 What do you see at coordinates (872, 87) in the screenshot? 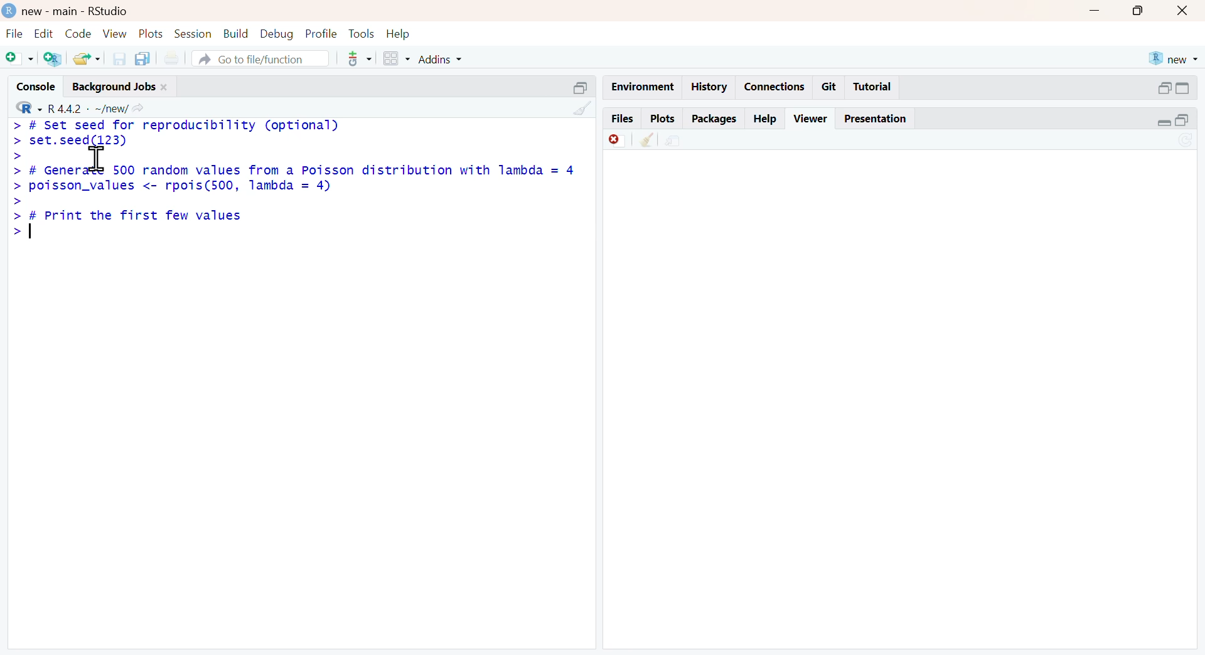
I see `tutorial` at bounding box center [872, 87].